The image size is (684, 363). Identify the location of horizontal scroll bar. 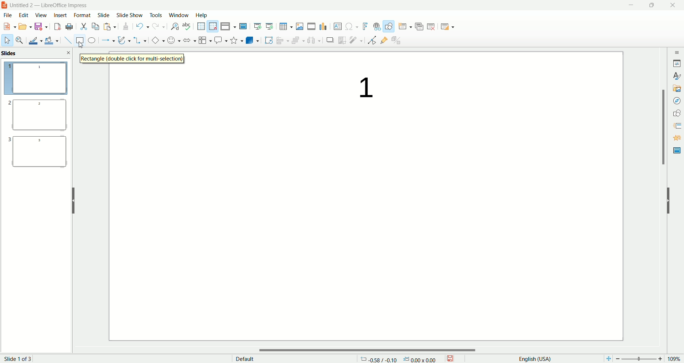
(370, 350).